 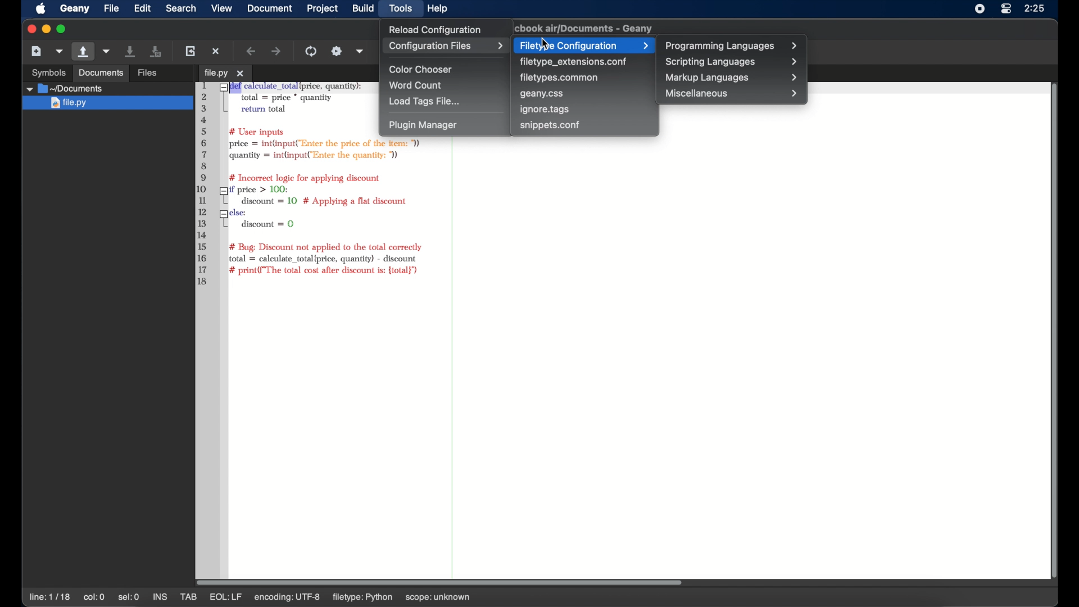 I want to click on color chooser , so click(x=422, y=70).